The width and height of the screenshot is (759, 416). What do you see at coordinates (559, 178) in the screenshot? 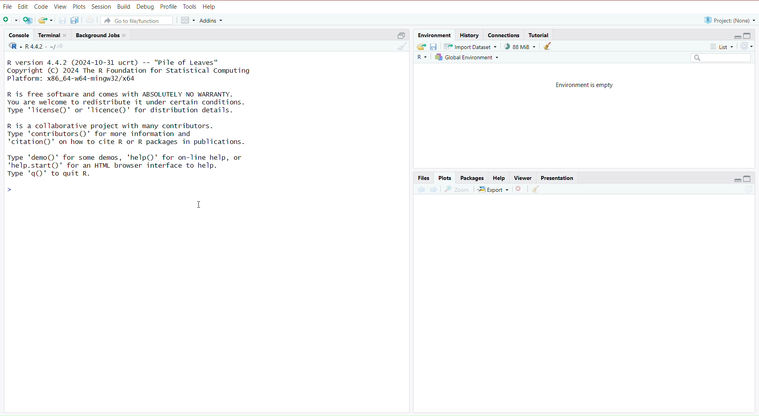
I see `presentation` at bounding box center [559, 178].